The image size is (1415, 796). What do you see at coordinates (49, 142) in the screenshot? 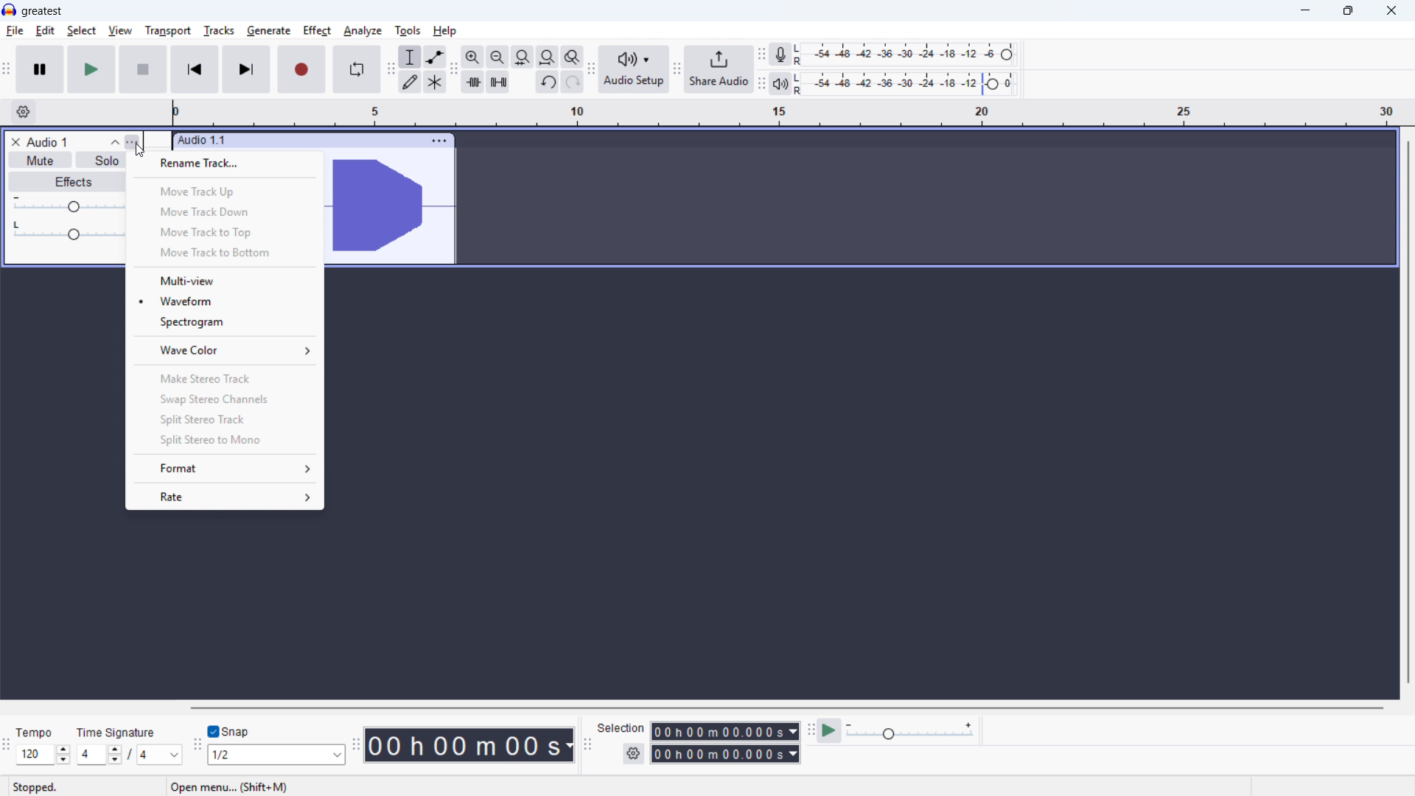
I see `track title` at bounding box center [49, 142].